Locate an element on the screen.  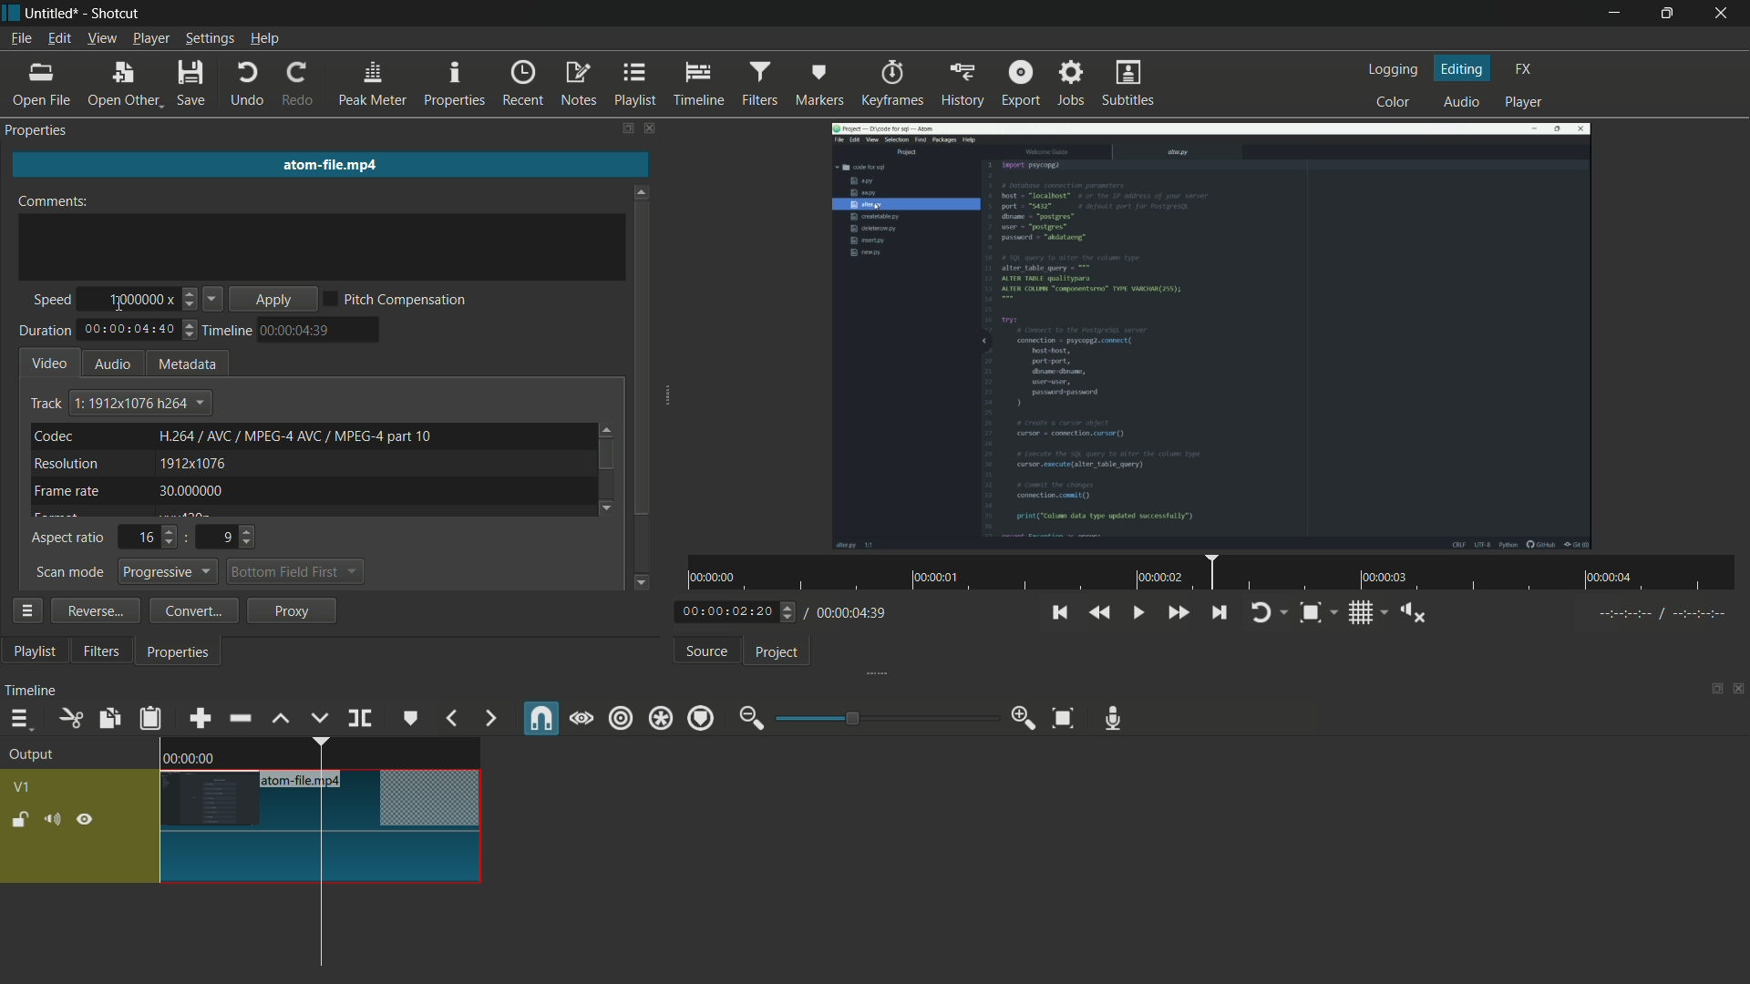
cursor is located at coordinates (303, 839).